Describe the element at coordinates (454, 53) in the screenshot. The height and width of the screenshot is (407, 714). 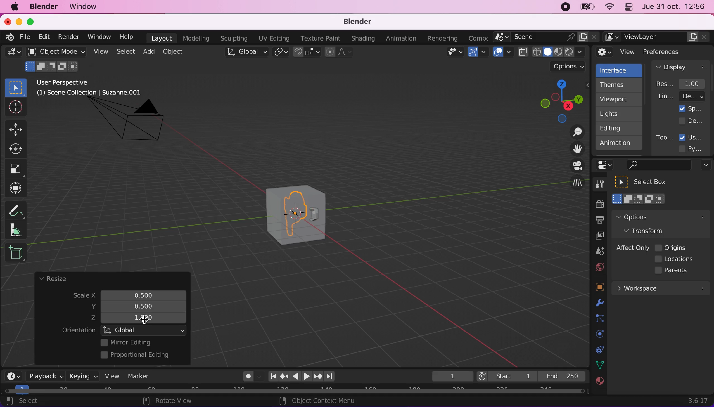
I see `view object types` at that location.